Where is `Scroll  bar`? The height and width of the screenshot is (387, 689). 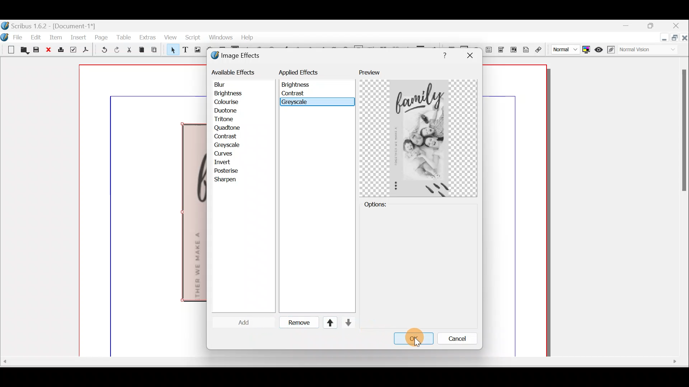
Scroll  bar is located at coordinates (344, 367).